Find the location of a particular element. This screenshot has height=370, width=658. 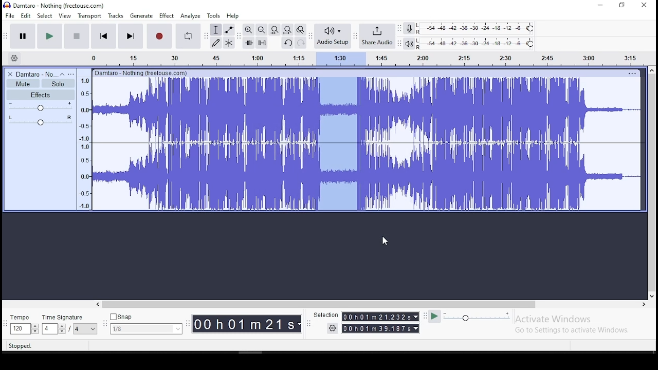

record meter is located at coordinates (409, 28).